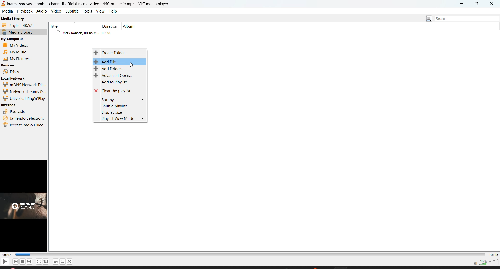 Image resolution: width=500 pixels, height=269 pixels. Describe the element at coordinates (18, 58) in the screenshot. I see `pictures` at that location.